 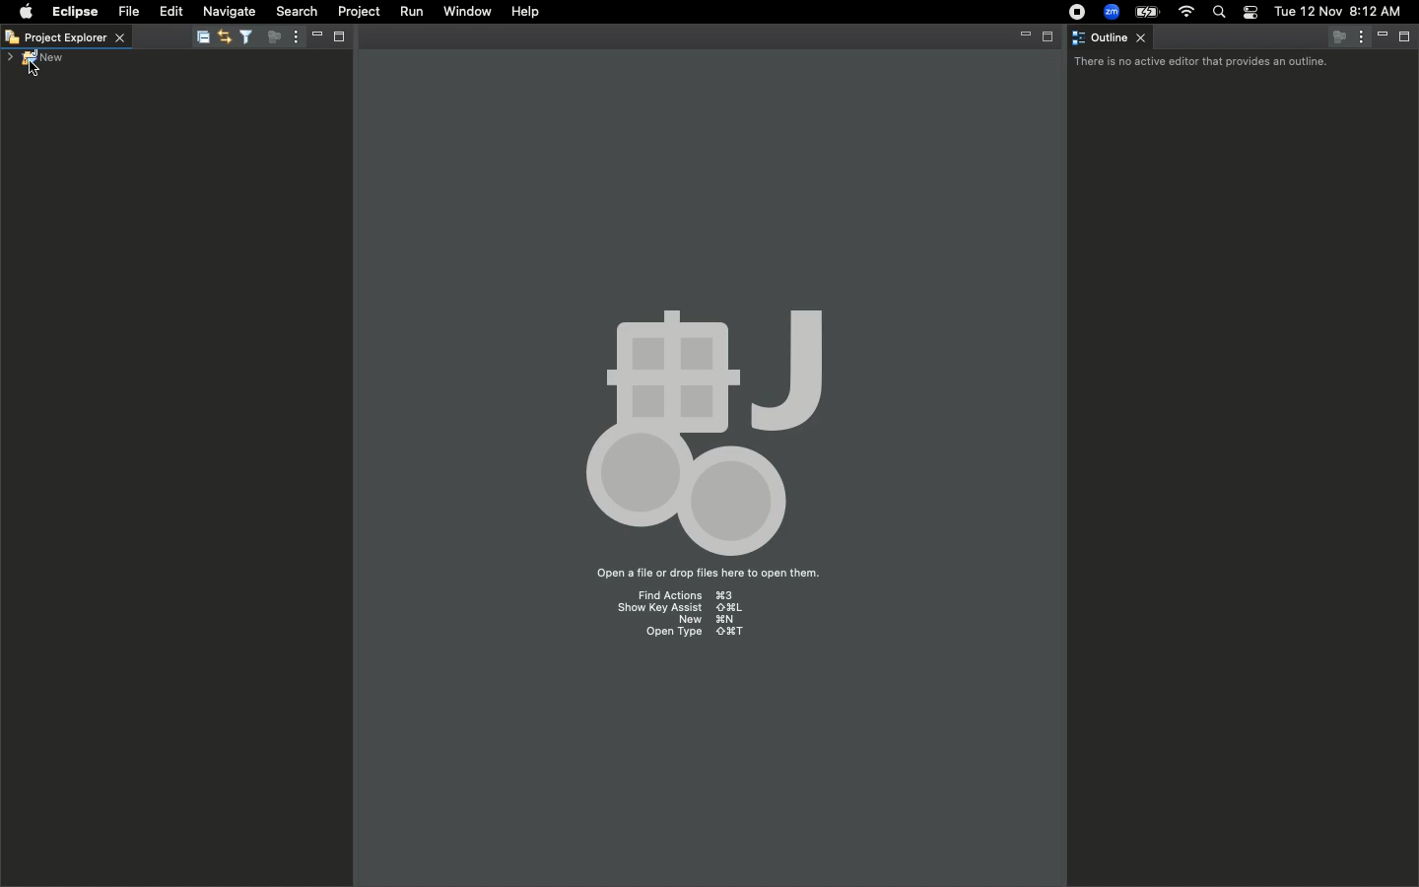 I want to click on Focus , so click(x=269, y=37).